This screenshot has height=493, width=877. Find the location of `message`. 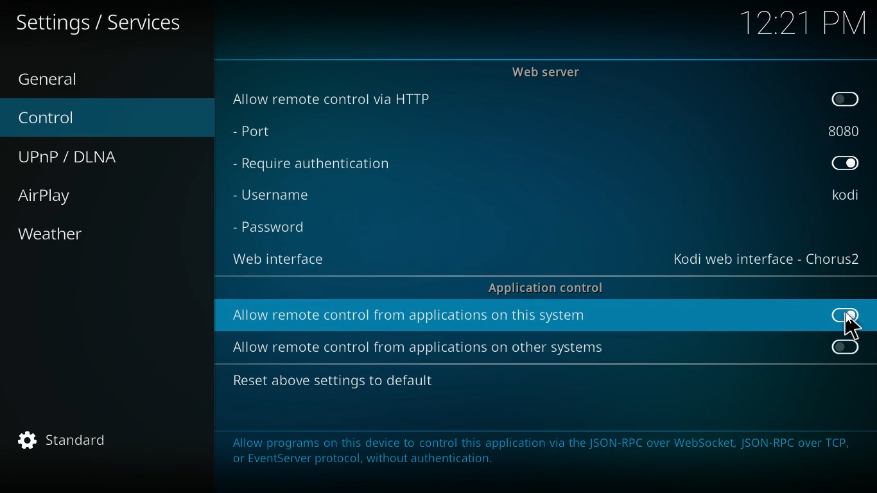

message is located at coordinates (542, 455).